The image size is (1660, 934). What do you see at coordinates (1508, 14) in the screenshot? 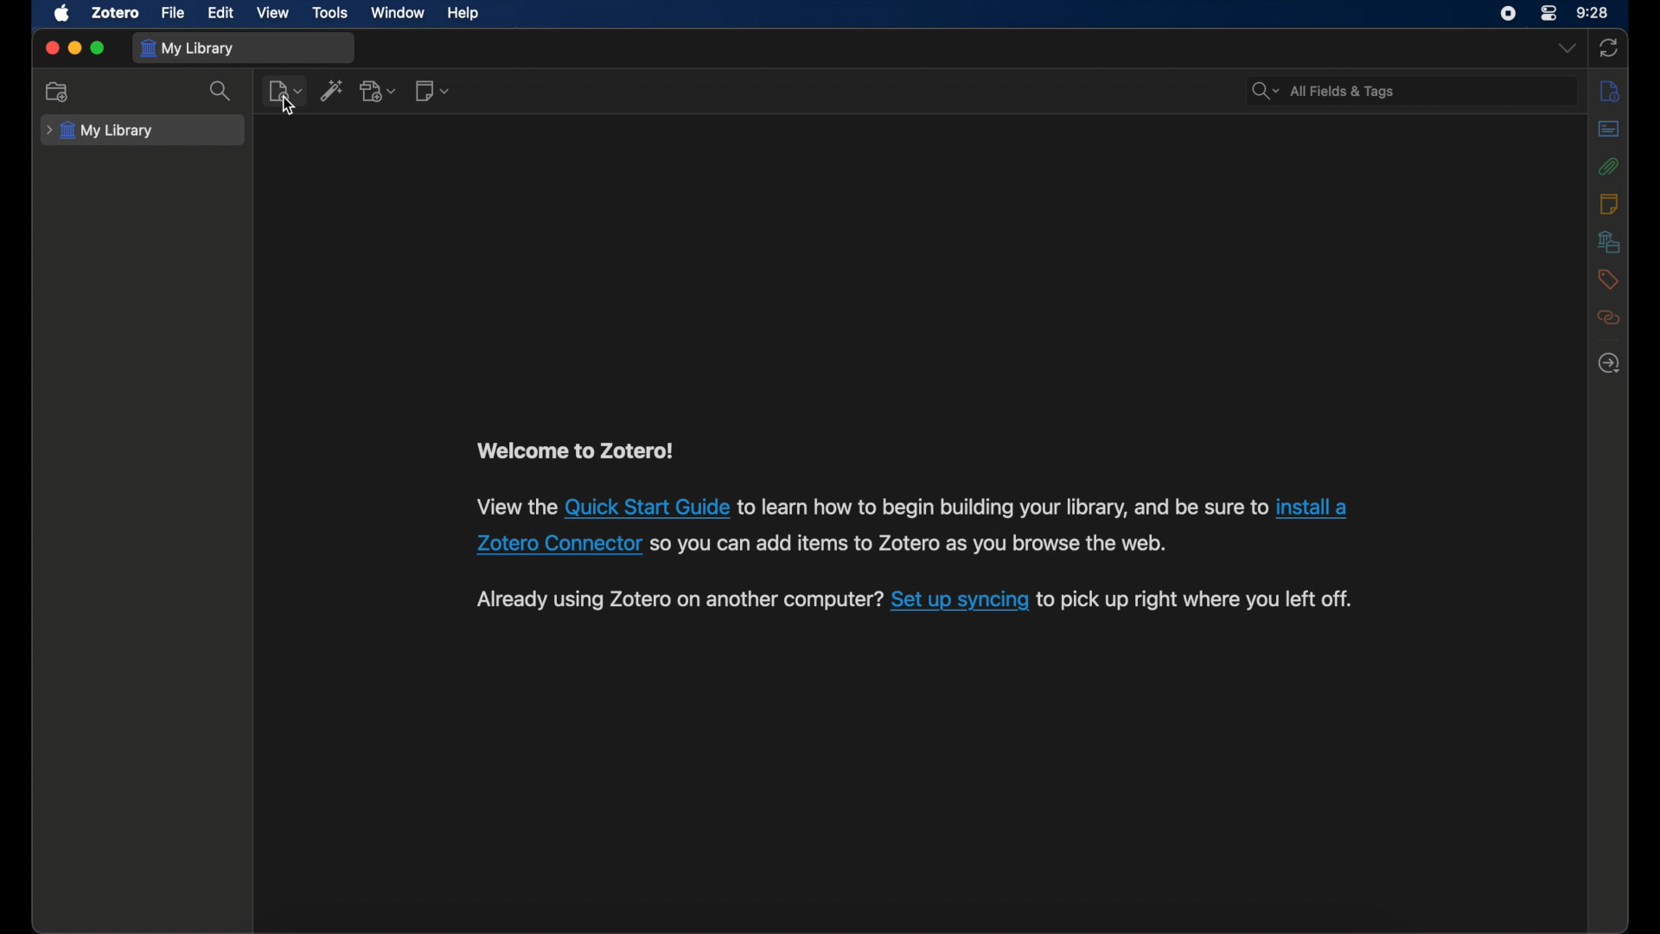
I see `screen recorder icon` at bounding box center [1508, 14].